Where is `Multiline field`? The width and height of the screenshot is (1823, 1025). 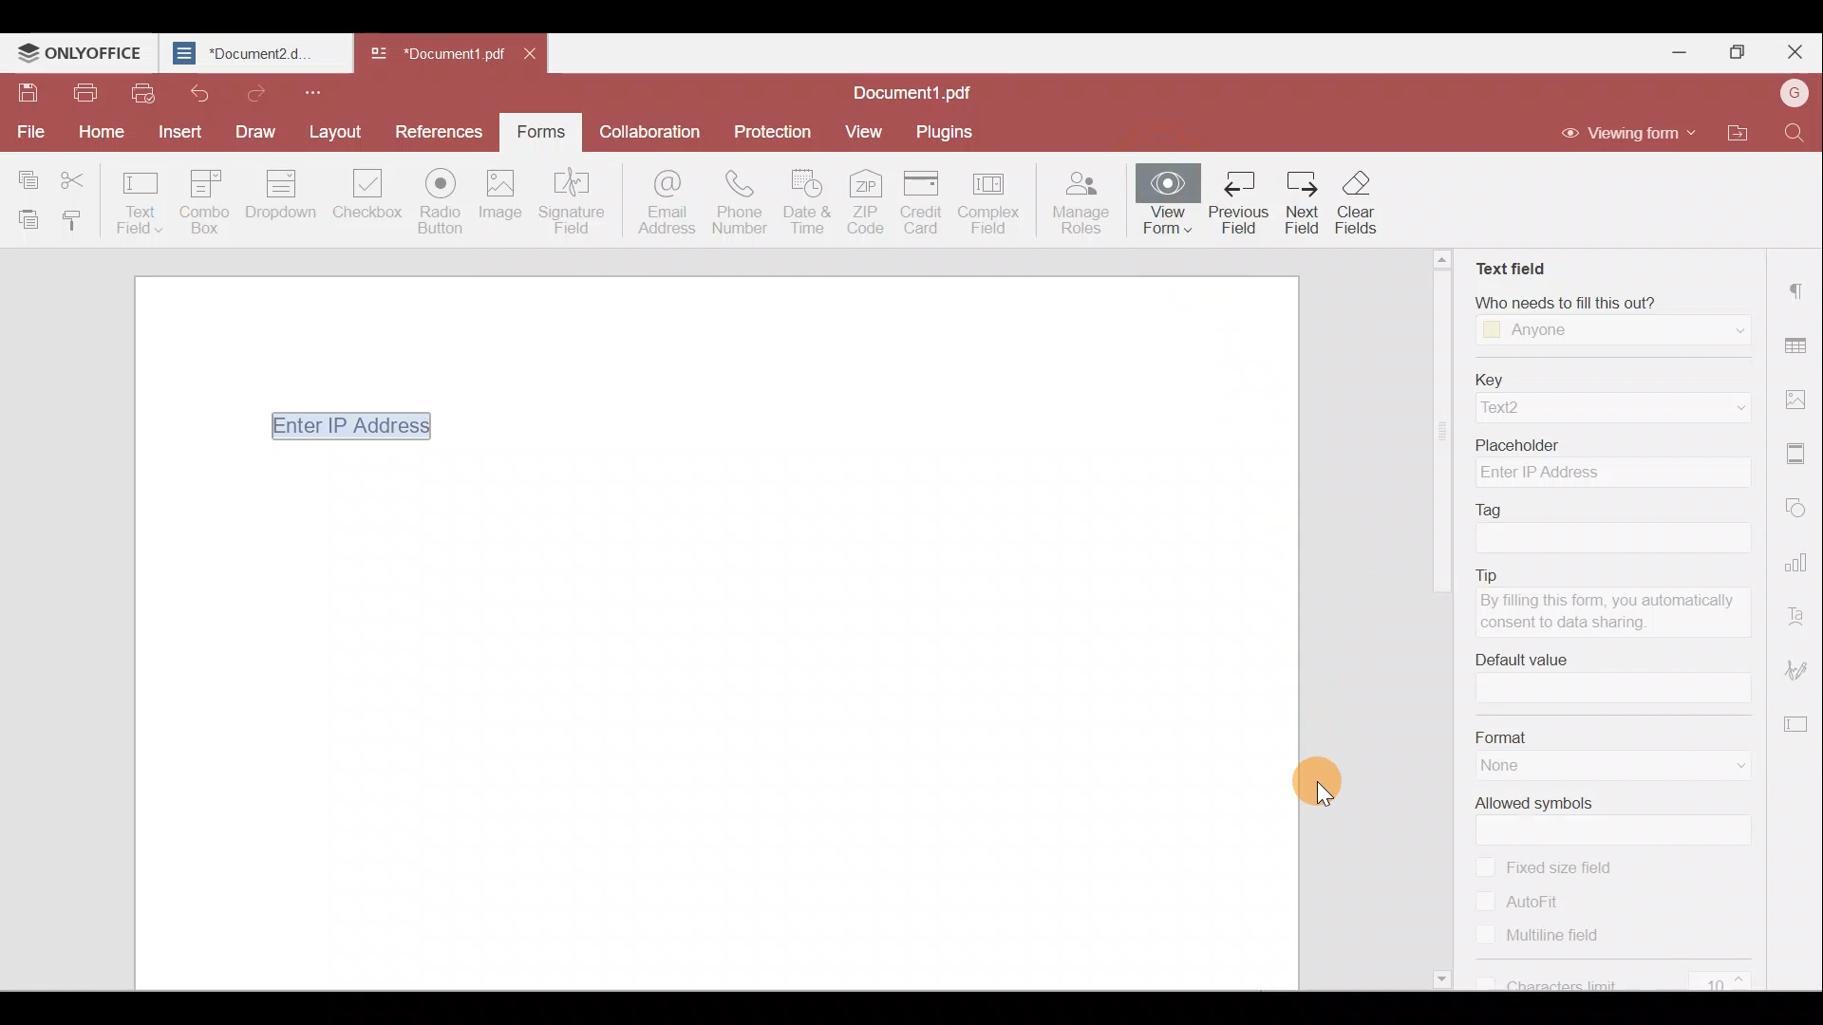
Multiline field is located at coordinates (1561, 938).